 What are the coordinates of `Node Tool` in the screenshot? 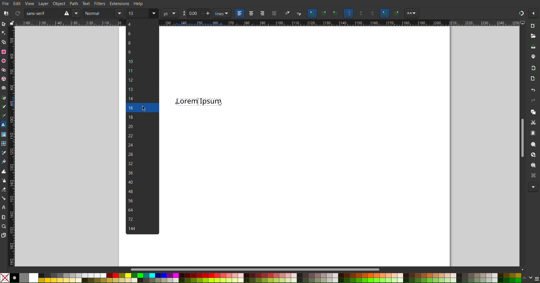 It's located at (4, 33).